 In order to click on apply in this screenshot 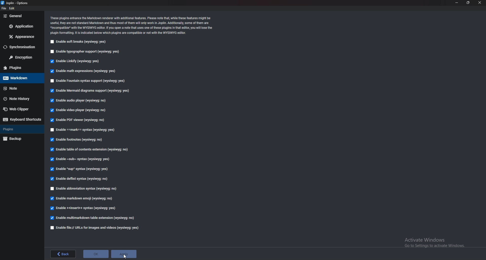, I will do `click(125, 253)`.